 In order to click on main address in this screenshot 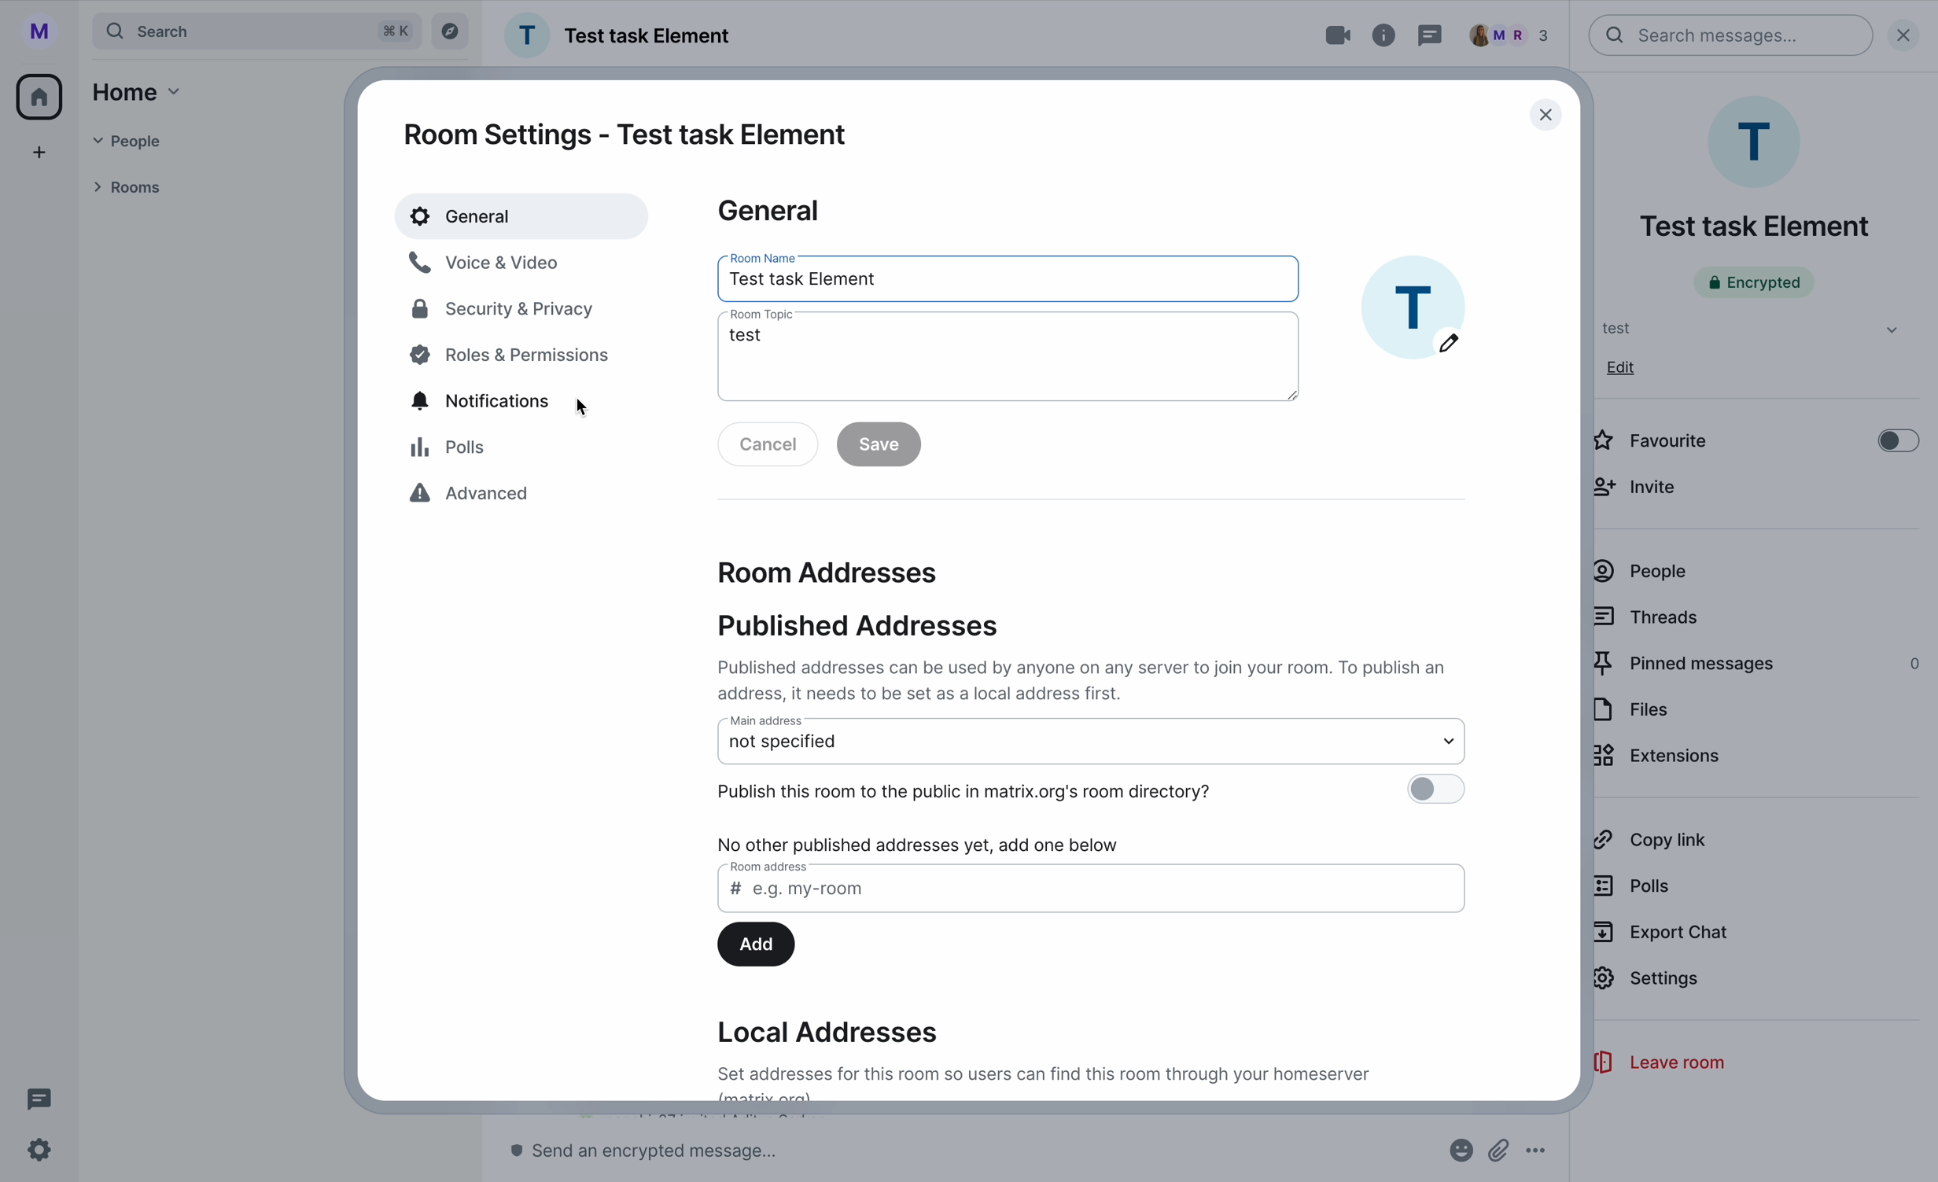, I will do `click(1095, 739)`.